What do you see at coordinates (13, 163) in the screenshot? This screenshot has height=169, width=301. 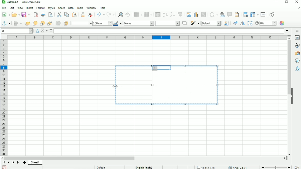 I see `Scroll to next sheet` at bounding box center [13, 163].